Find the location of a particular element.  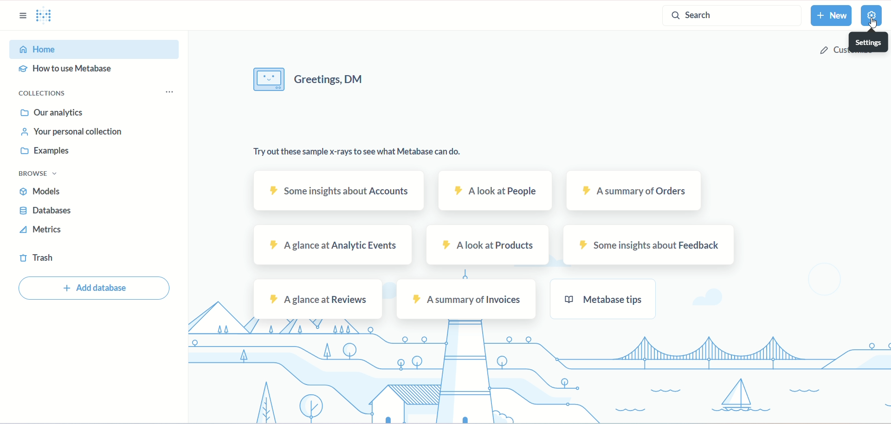

add database is located at coordinates (96, 290).